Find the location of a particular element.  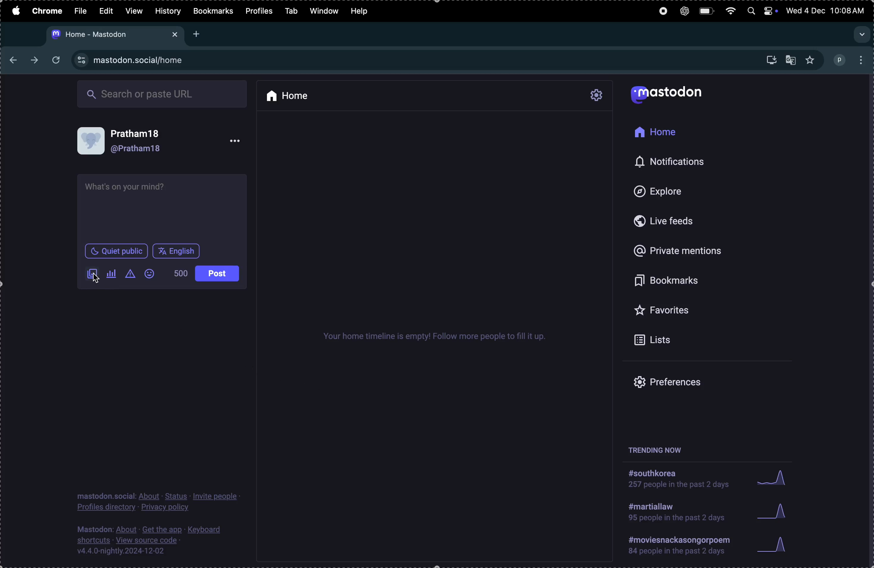

Graph is located at coordinates (773, 477).